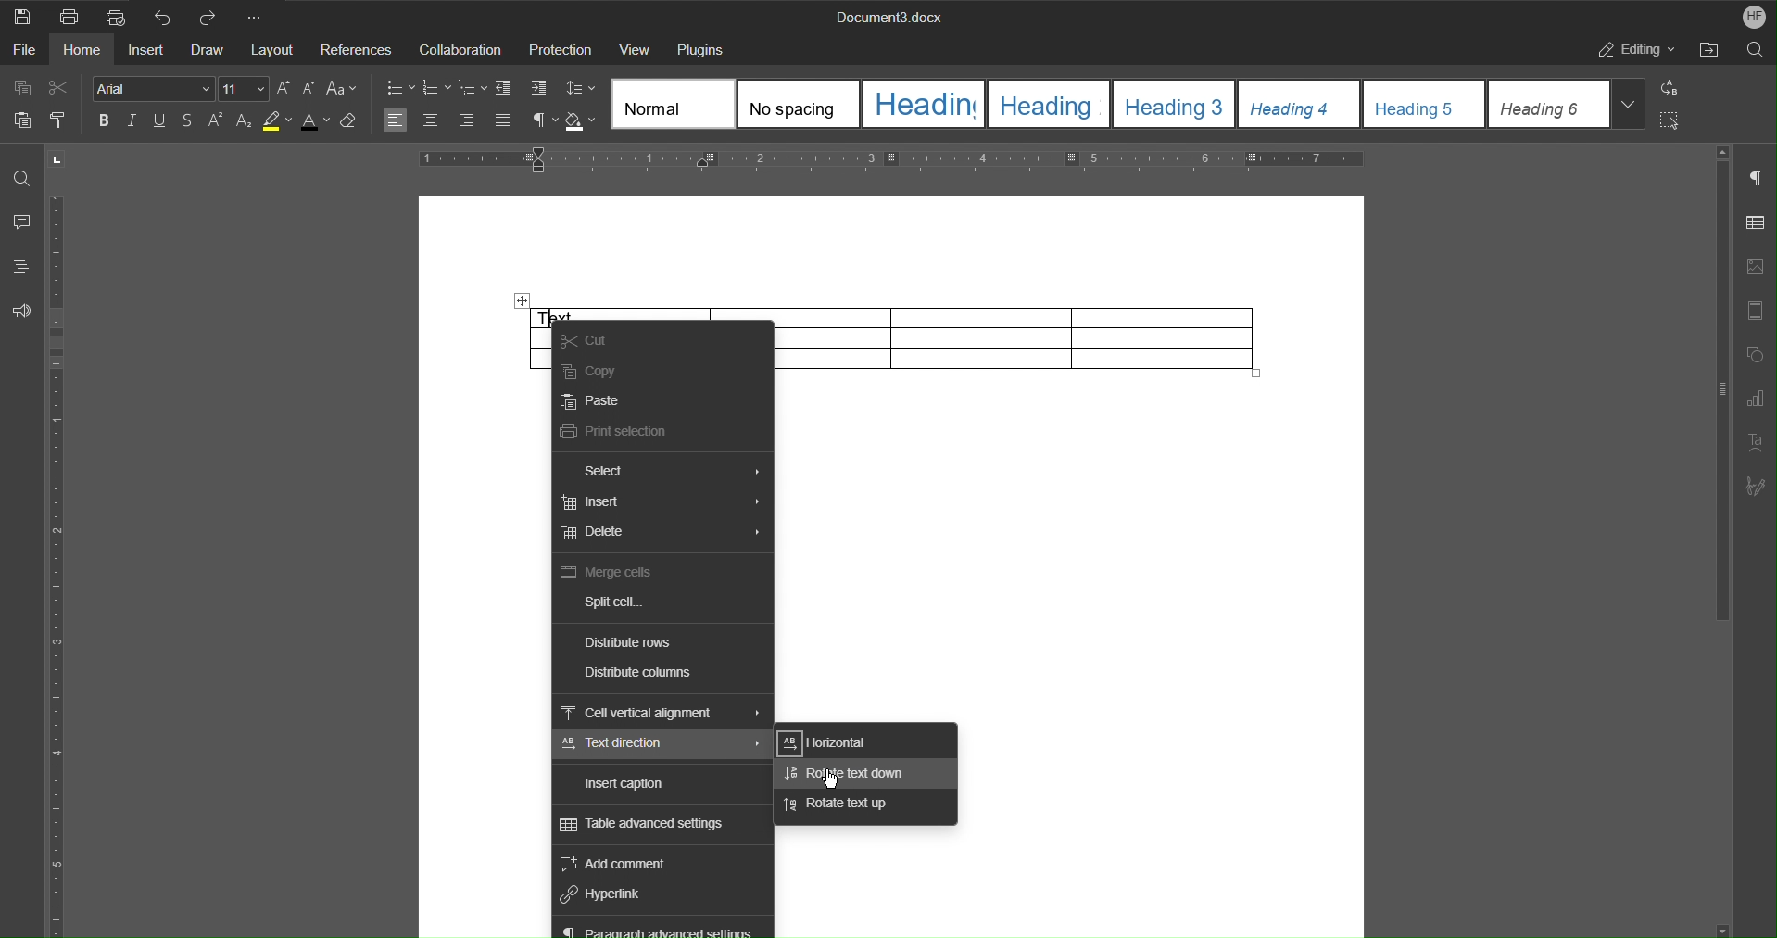 The height and width of the screenshot is (938, 1777). Describe the element at coordinates (23, 50) in the screenshot. I see `File` at that location.